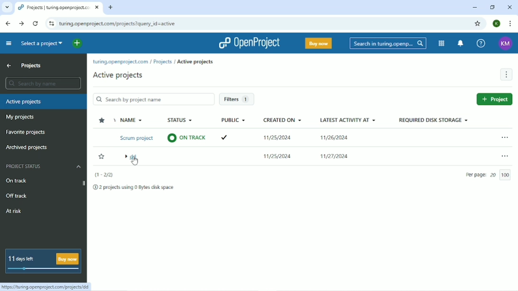 This screenshot has height=291, width=518. What do you see at coordinates (119, 23) in the screenshot?
I see `Site` at bounding box center [119, 23].